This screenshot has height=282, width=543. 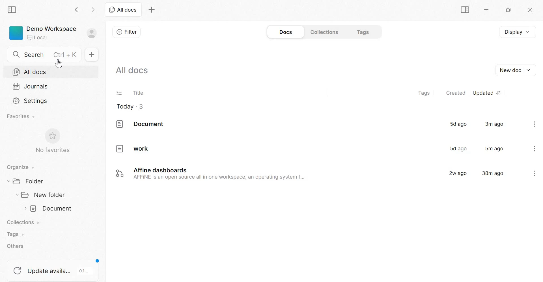 I want to click on kebab menu, so click(x=535, y=124).